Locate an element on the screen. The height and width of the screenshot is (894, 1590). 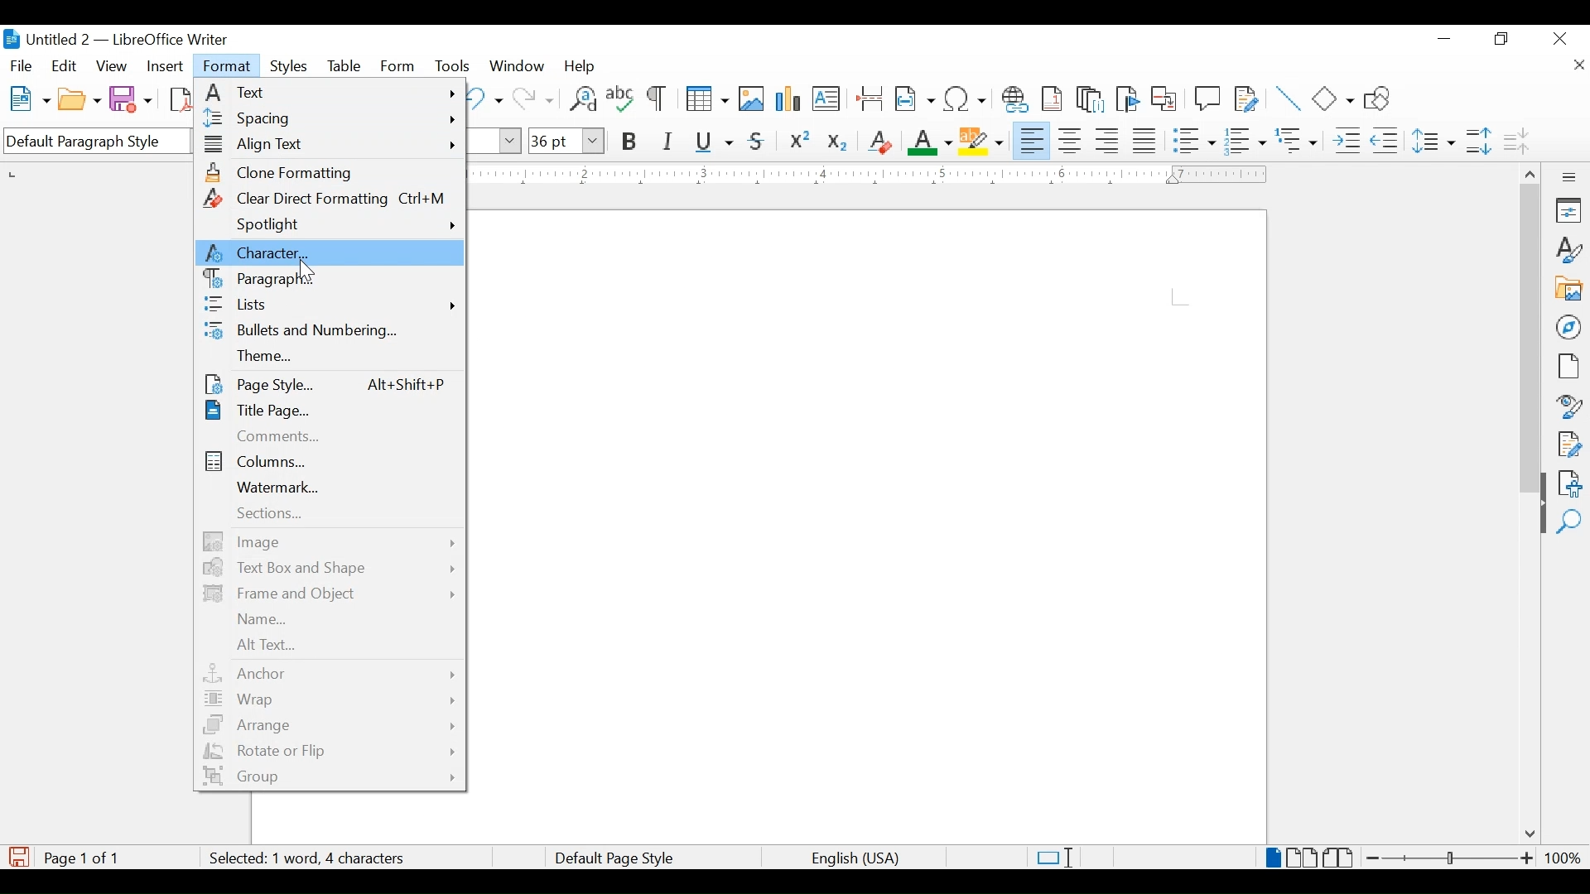
align center is located at coordinates (1072, 141).